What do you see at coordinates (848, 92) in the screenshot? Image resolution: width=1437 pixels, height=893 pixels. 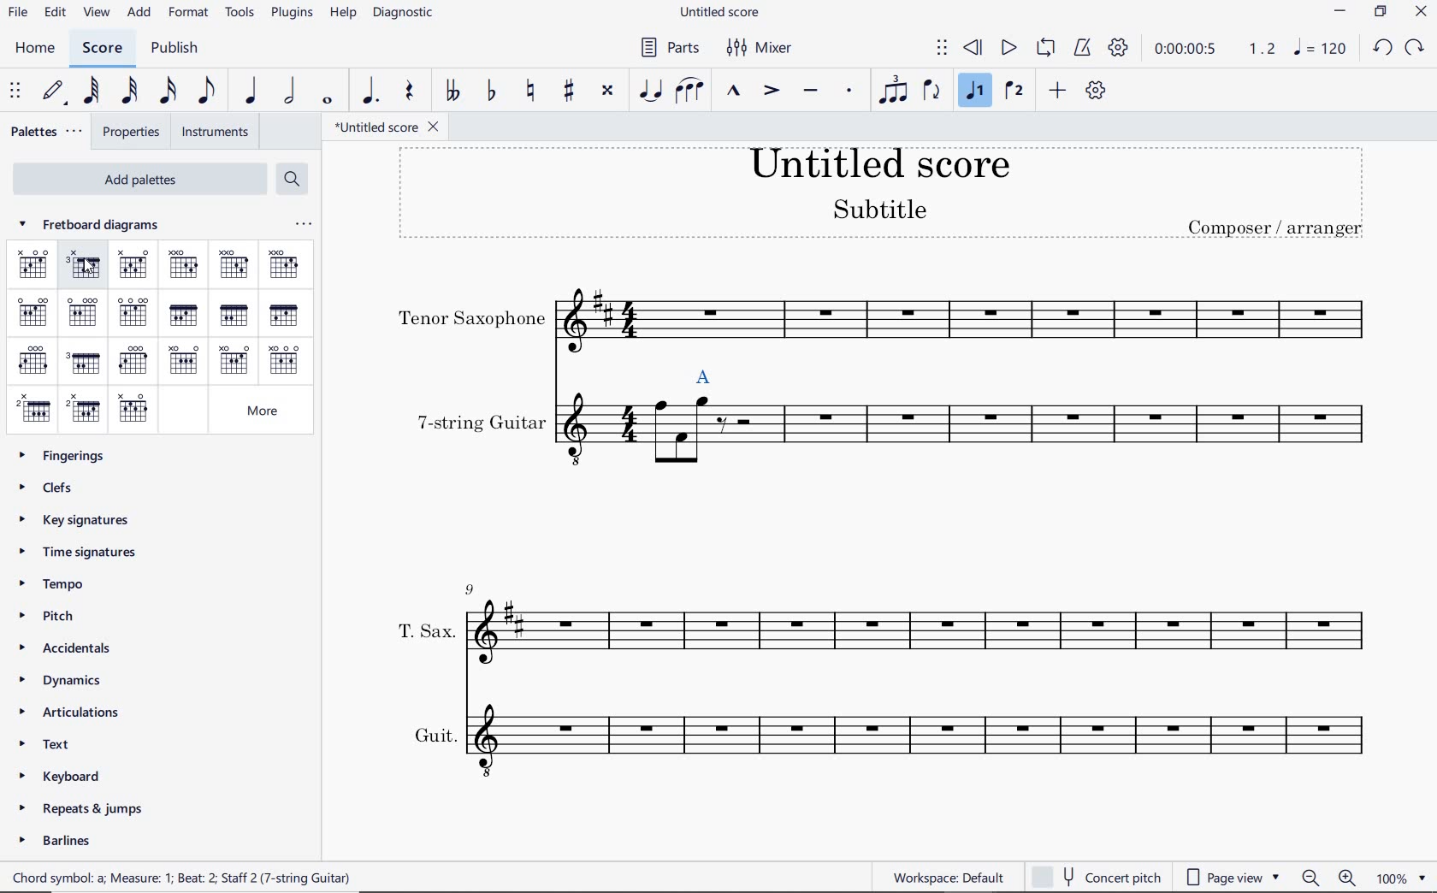 I see `STACCATO` at bounding box center [848, 92].